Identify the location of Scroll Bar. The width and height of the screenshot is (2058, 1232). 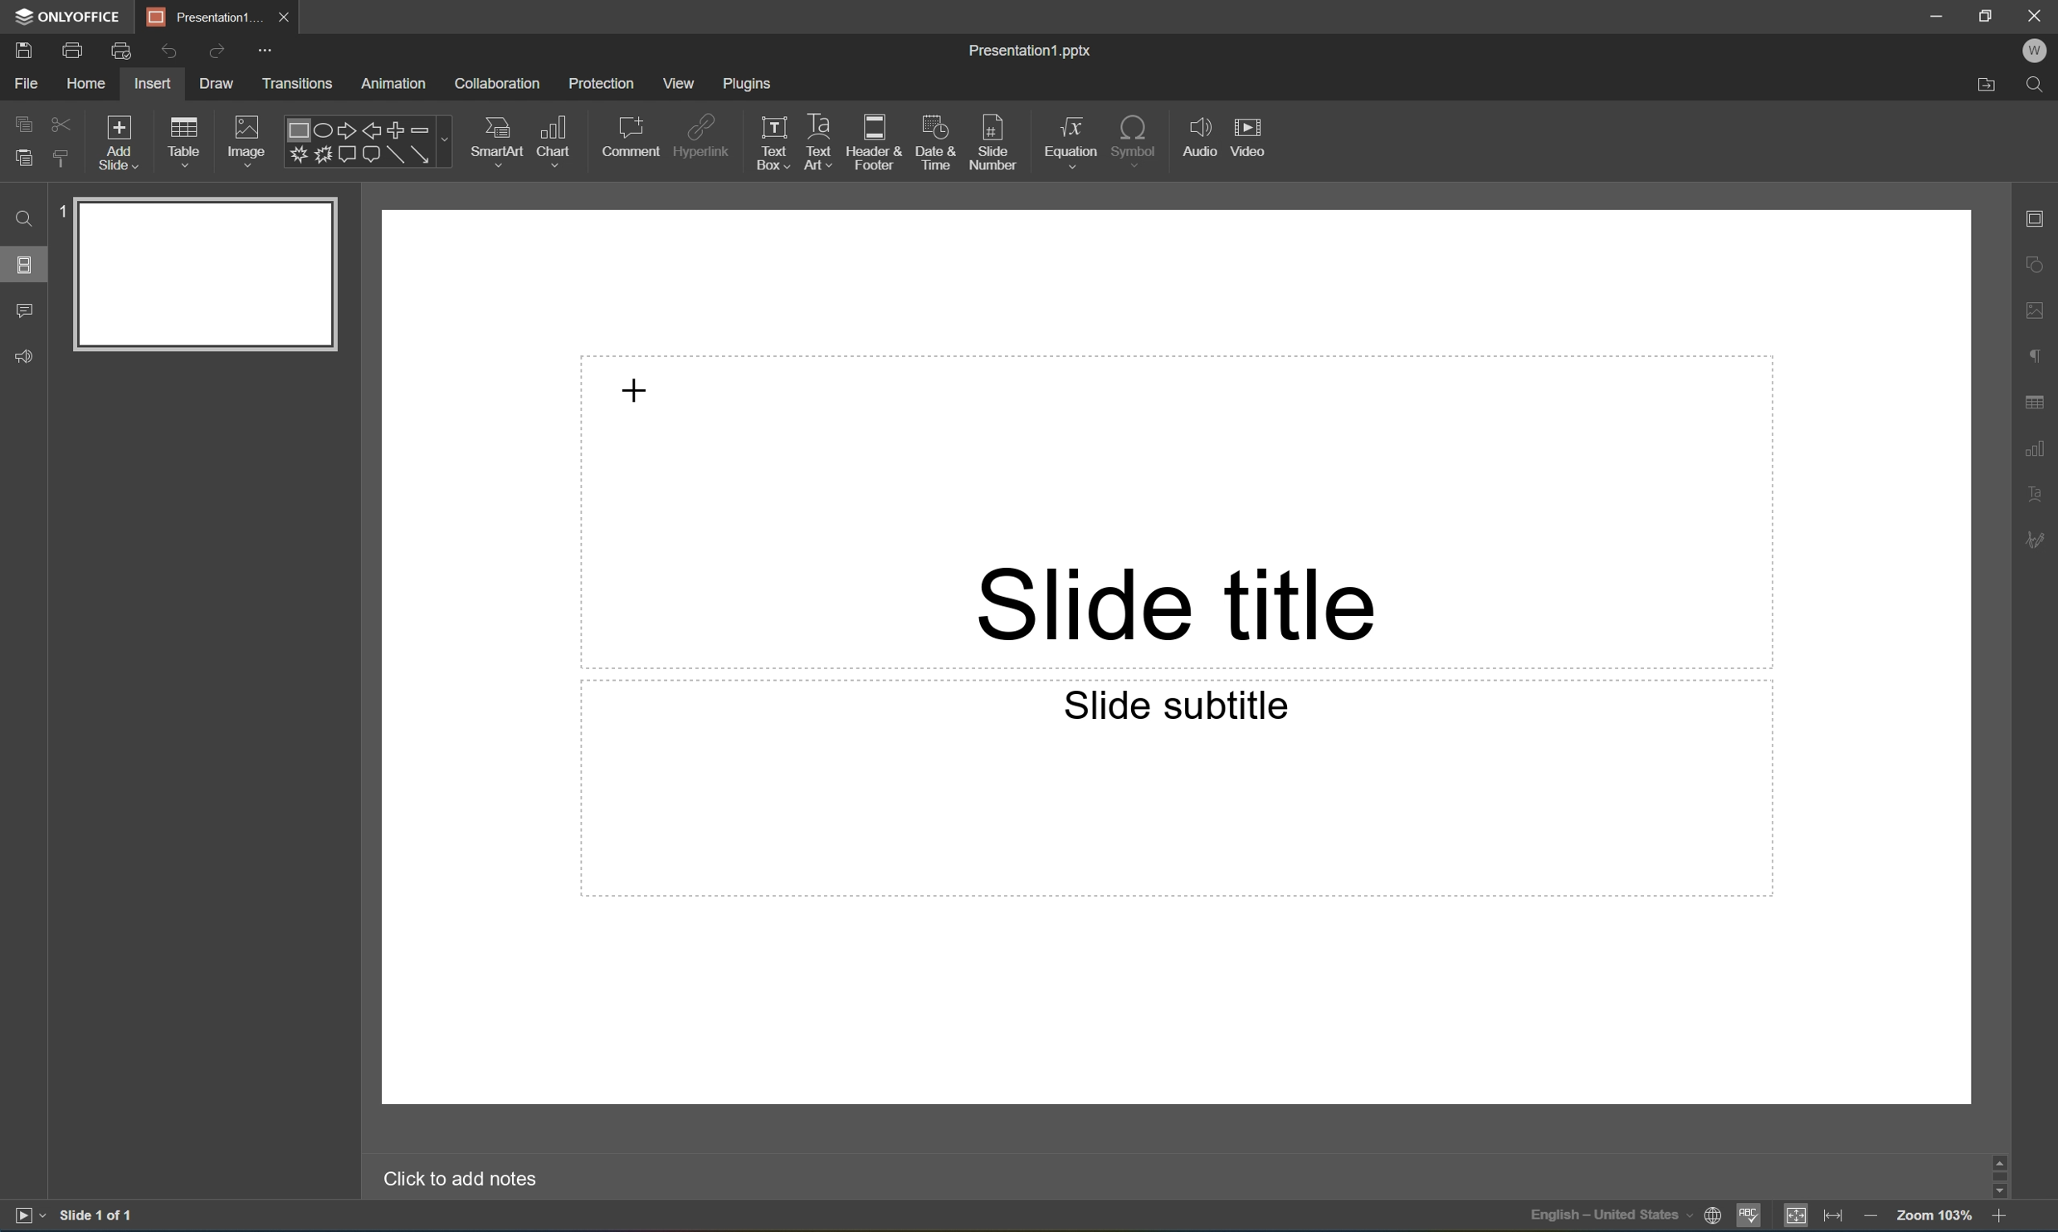
(1995, 1171).